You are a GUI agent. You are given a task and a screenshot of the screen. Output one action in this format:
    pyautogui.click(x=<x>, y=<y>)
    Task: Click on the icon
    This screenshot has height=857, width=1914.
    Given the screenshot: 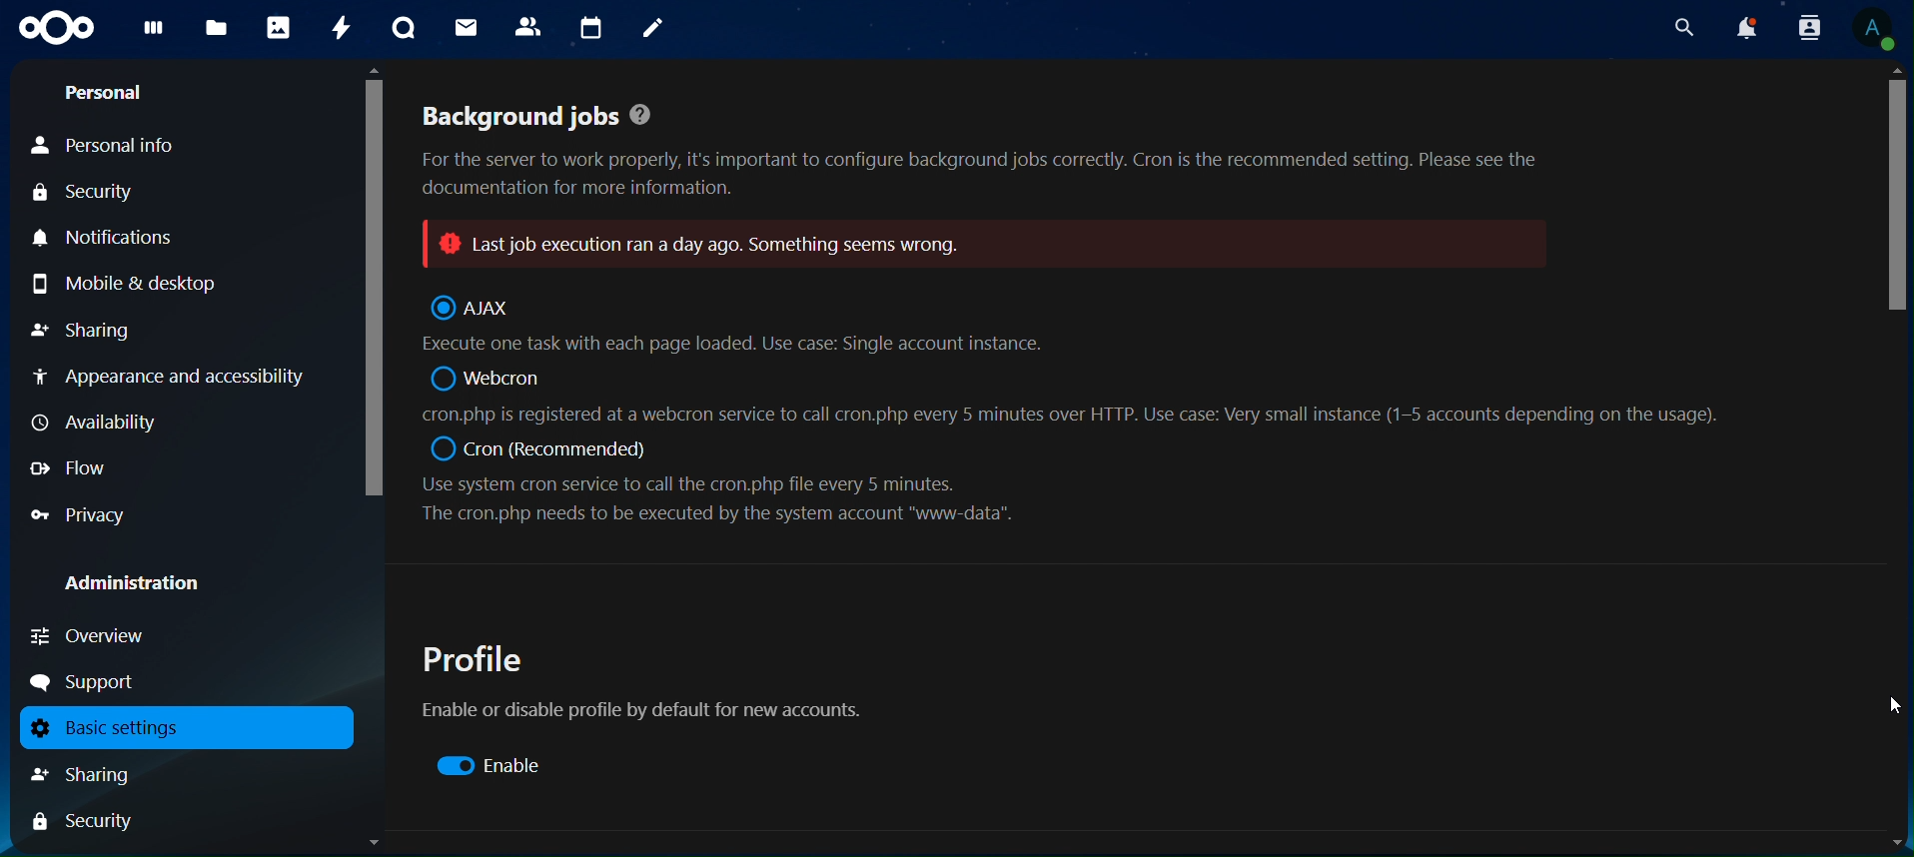 What is the action you would take?
    pyautogui.click(x=57, y=28)
    